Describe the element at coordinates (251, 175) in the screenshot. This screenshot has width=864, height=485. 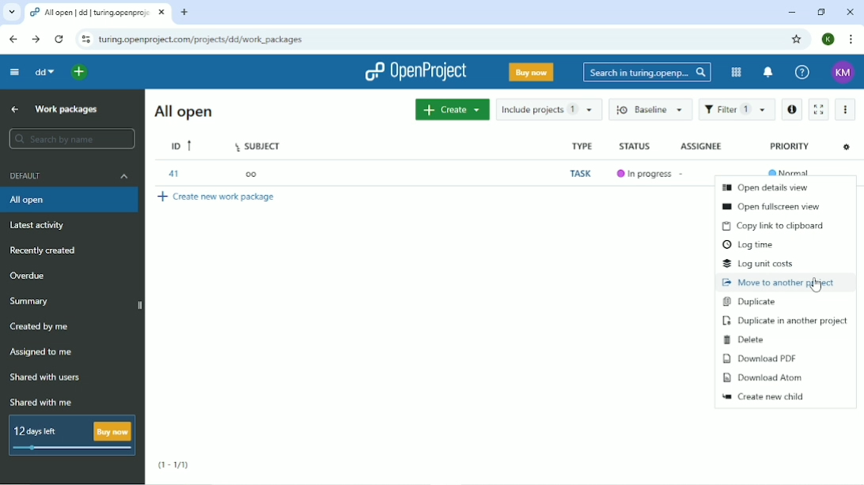
I see `oo` at that location.